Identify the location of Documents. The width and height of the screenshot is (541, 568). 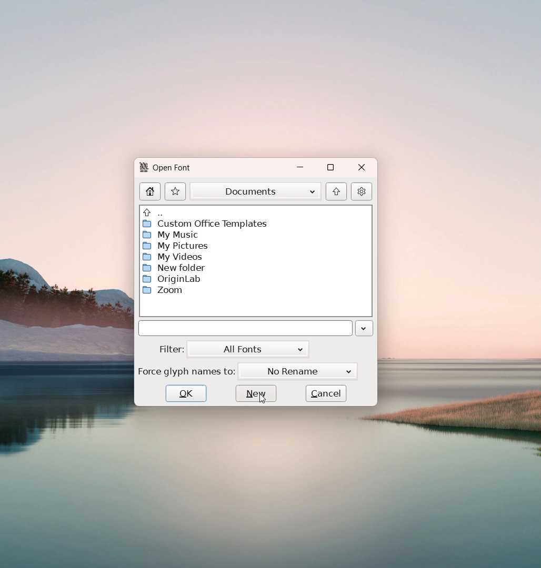
(256, 191).